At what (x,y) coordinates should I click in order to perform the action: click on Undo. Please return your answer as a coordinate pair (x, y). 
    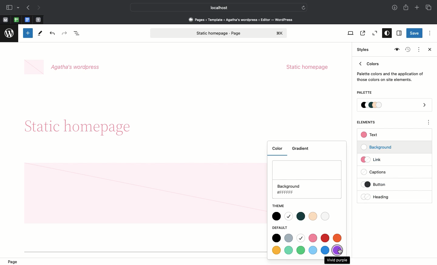
    Looking at the image, I should click on (52, 34).